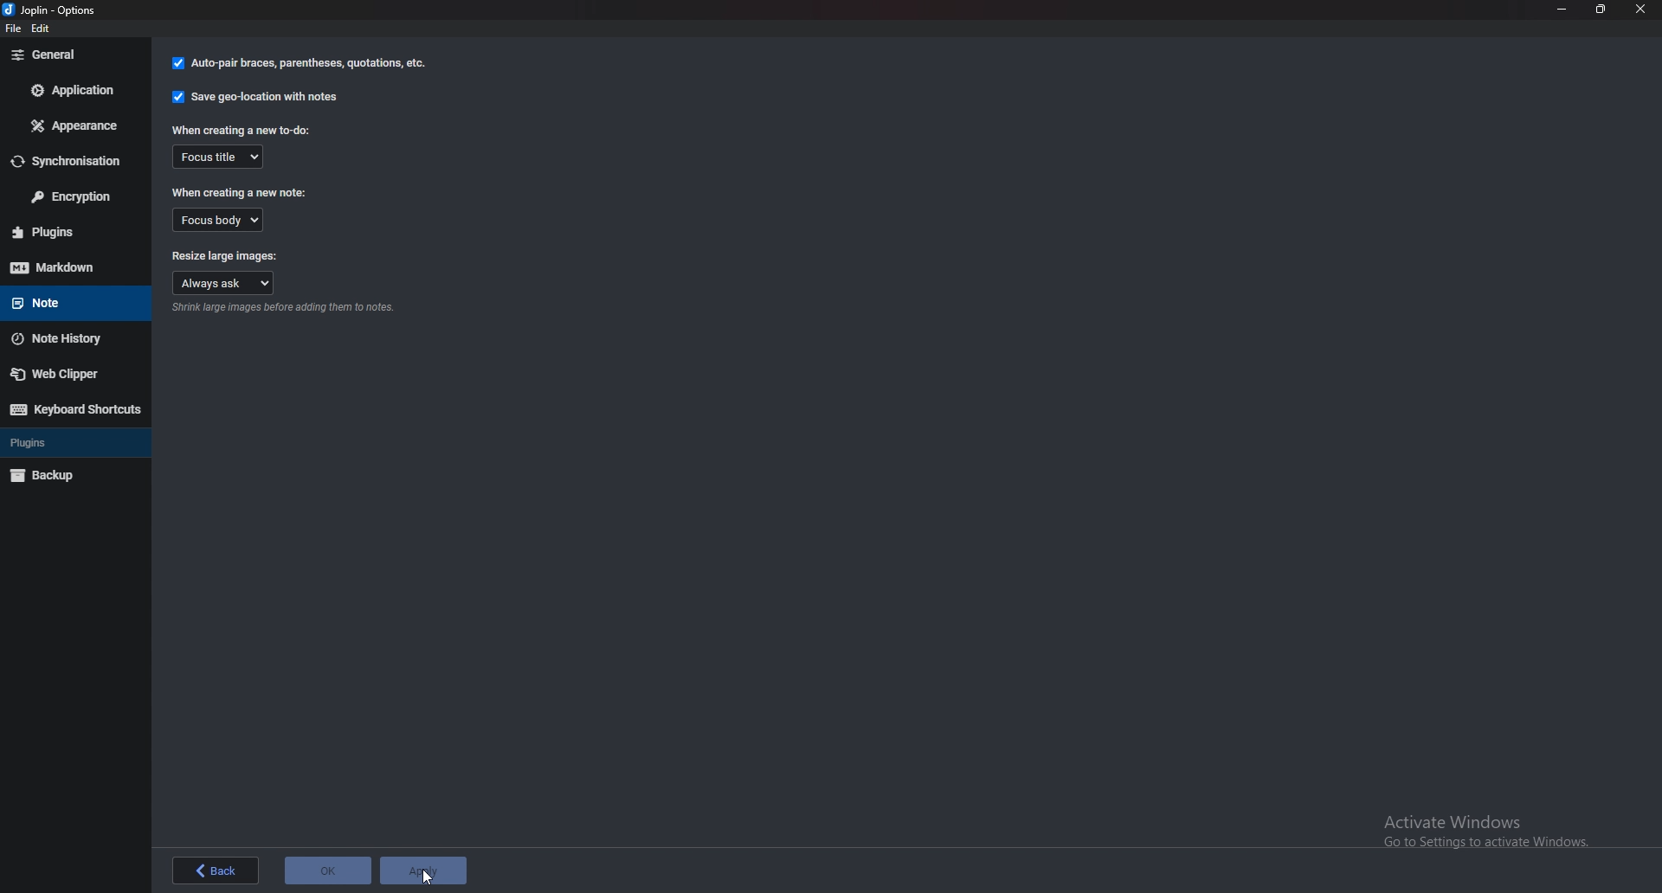 This screenshot has width=1662, height=893. I want to click on Activate windows pop up, so click(1495, 832).